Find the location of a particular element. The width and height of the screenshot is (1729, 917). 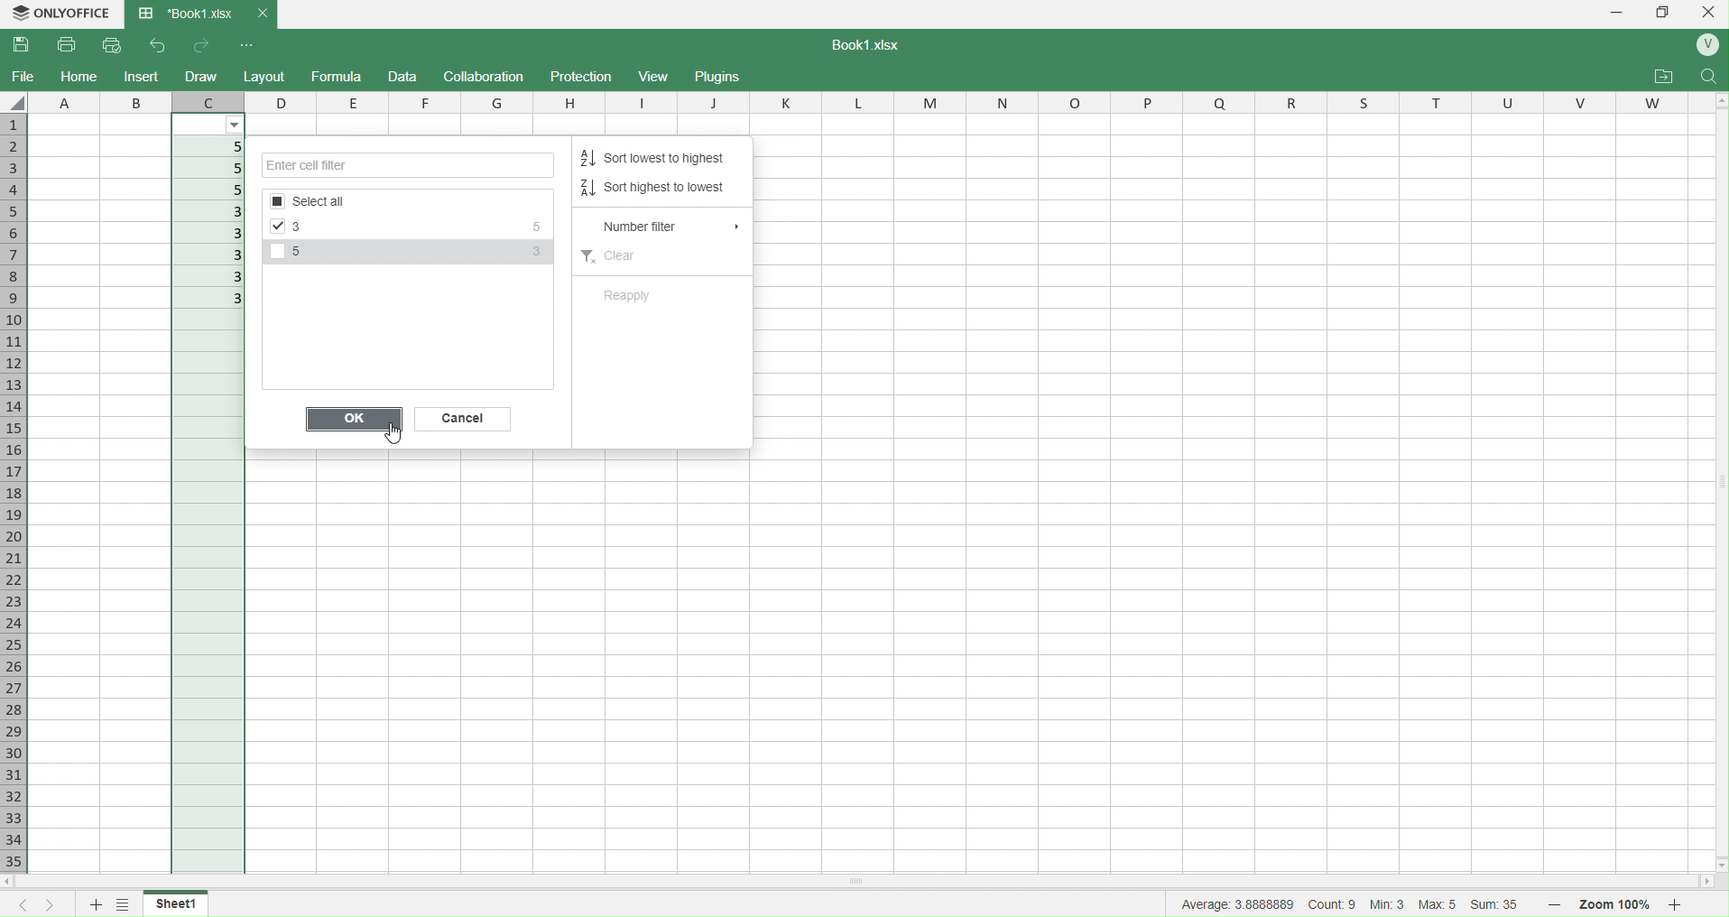

Scrollbar is located at coordinates (990, 880).